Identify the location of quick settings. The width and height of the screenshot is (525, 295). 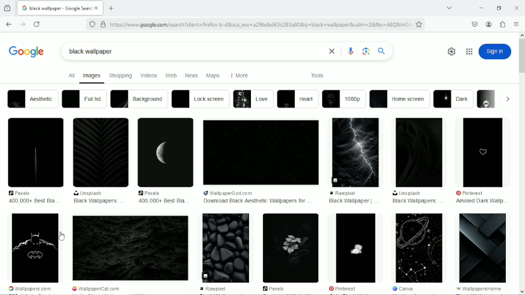
(450, 51).